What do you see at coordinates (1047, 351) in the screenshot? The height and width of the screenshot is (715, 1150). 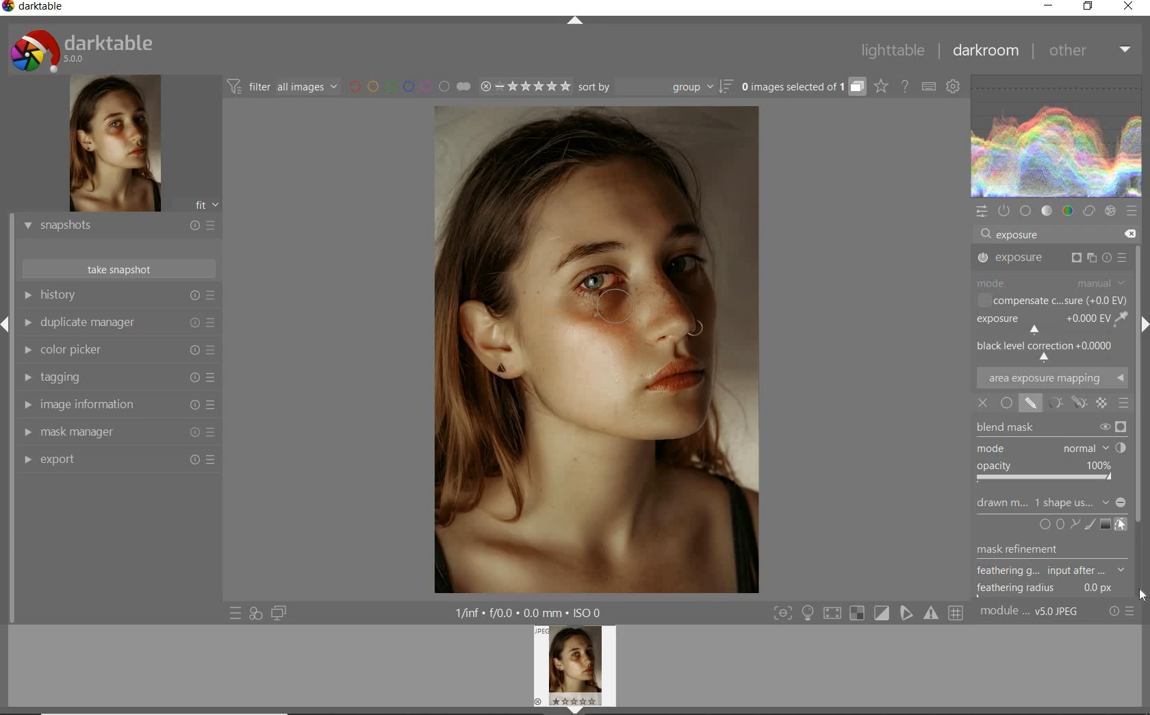 I see `BLACK LEVEL CORRECTION` at bounding box center [1047, 351].